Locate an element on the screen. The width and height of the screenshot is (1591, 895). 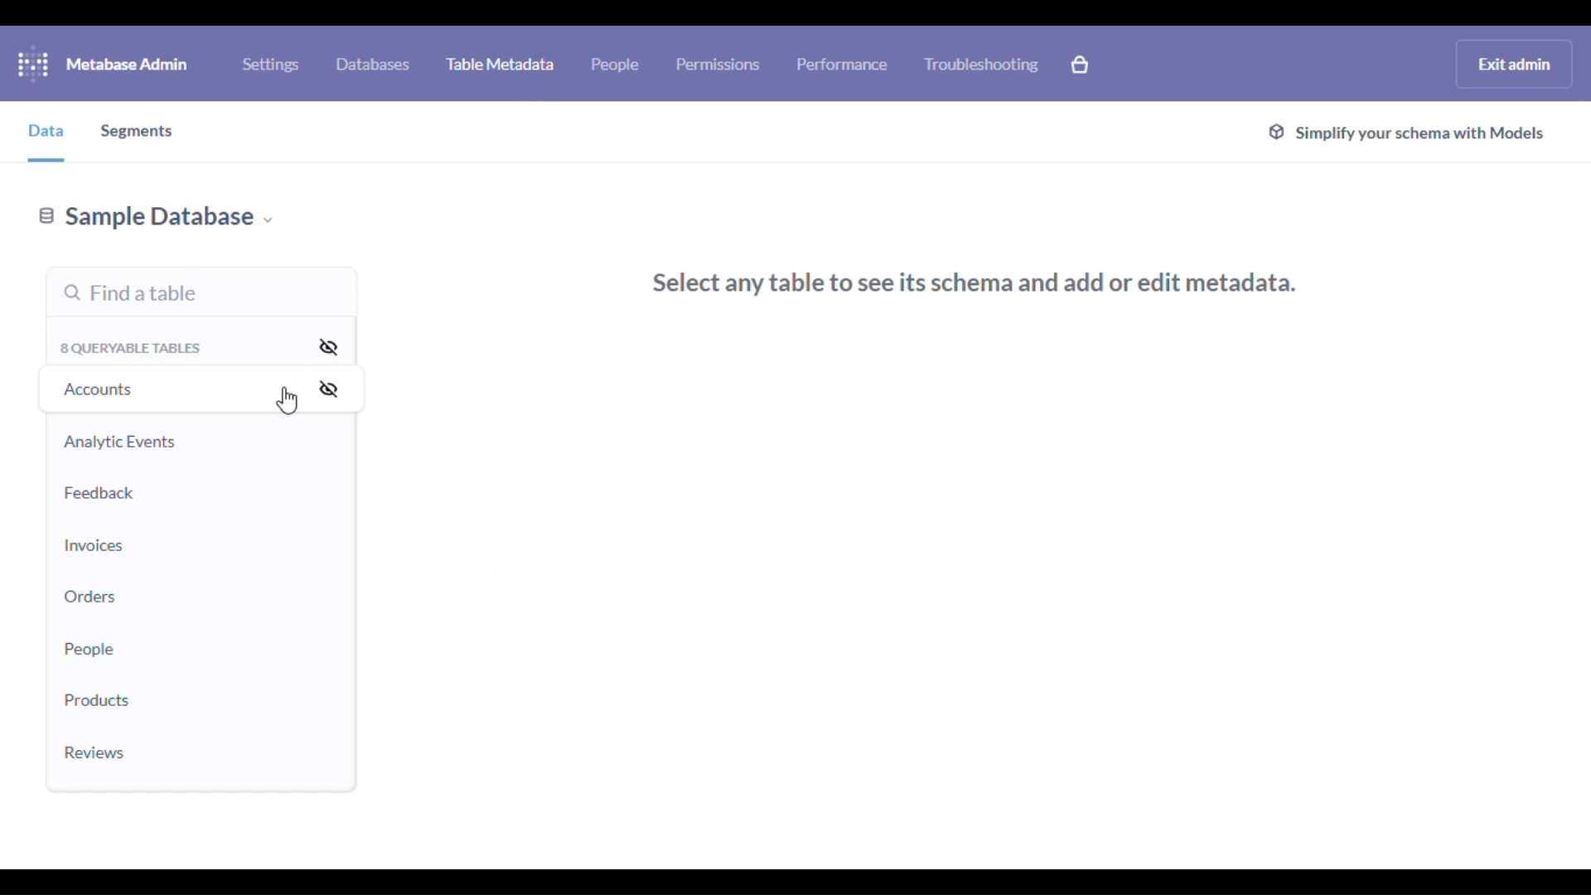
reviews is located at coordinates (95, 752).